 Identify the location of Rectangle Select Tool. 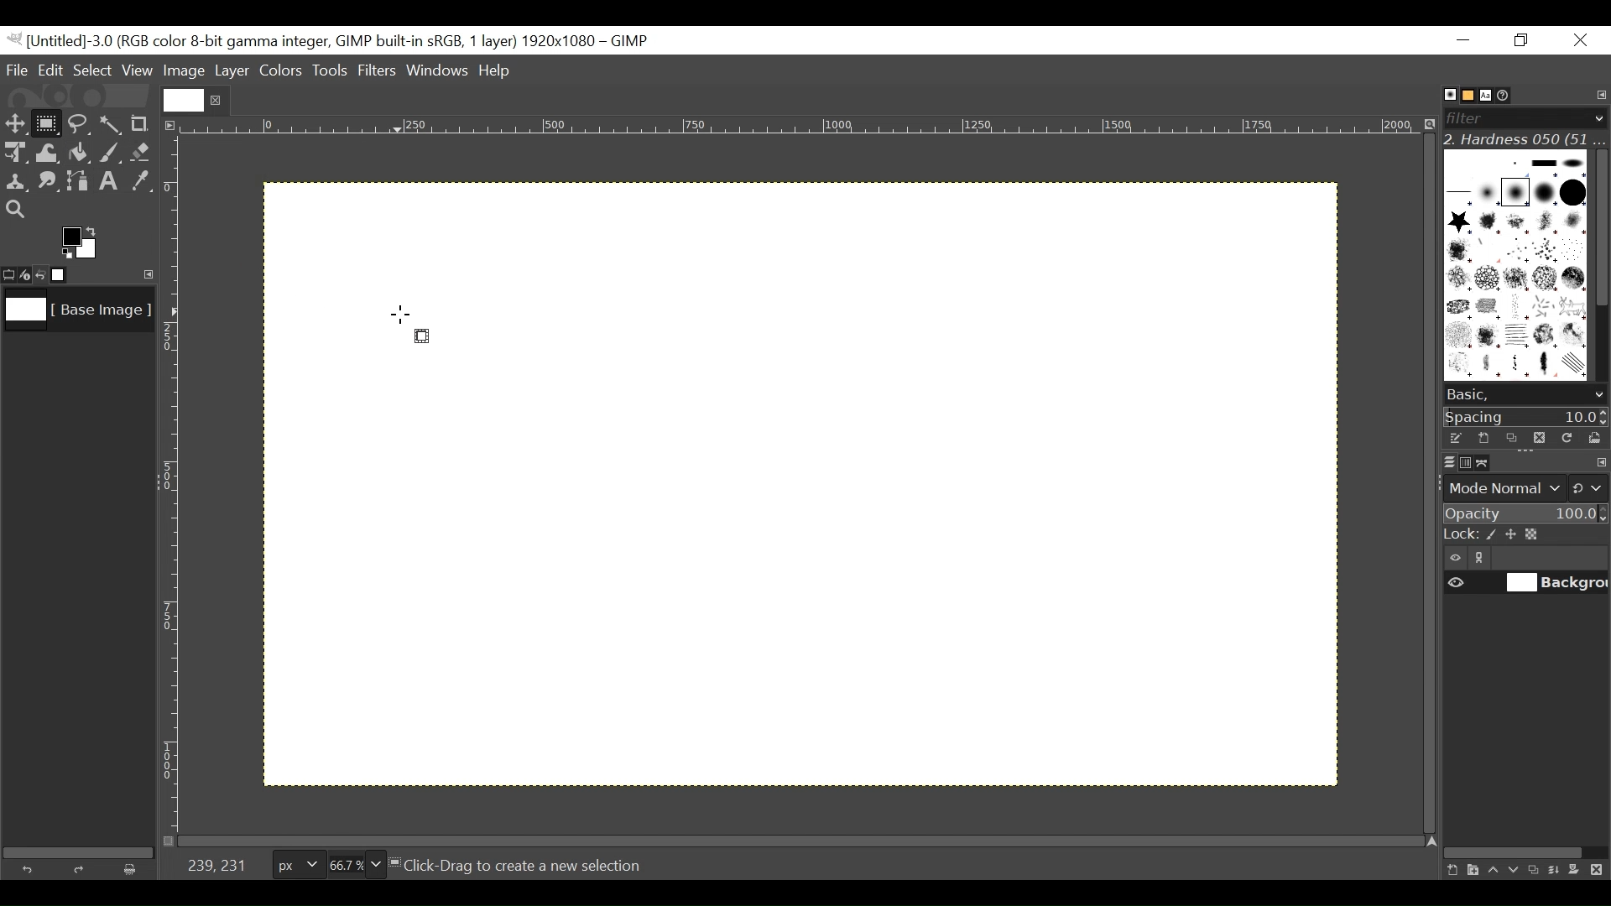
(47, 122).